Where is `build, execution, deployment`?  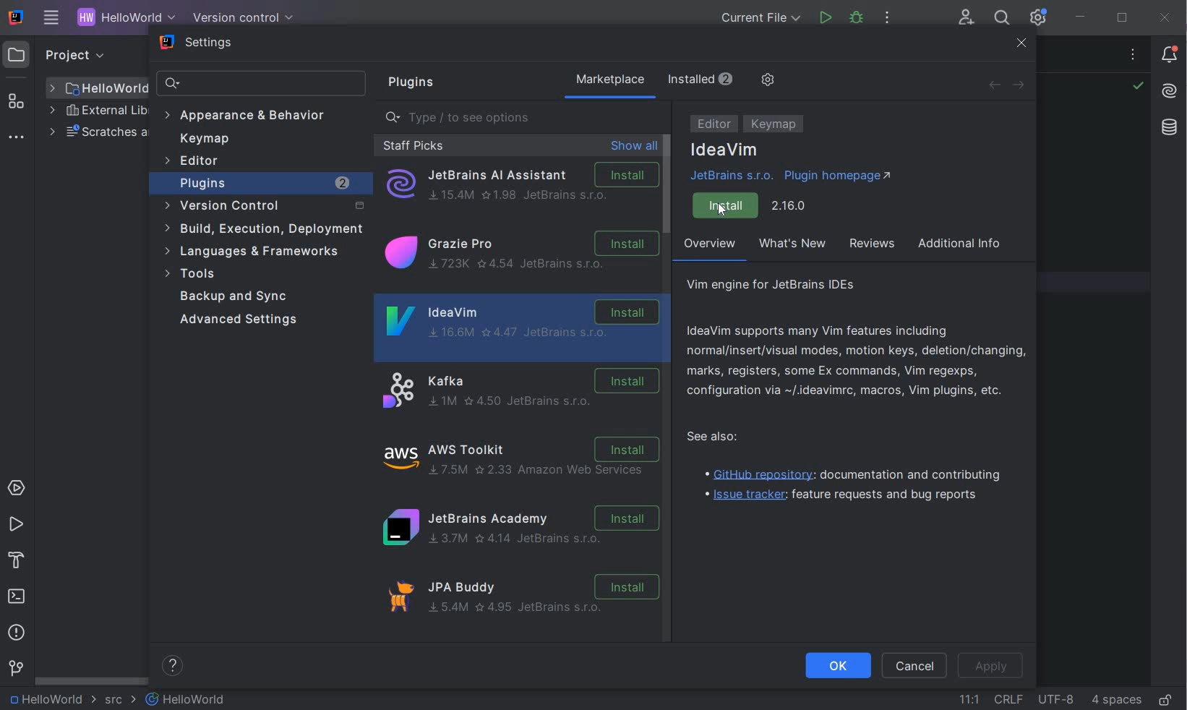 build, execution, deployment is located at coordinates (262, 228).